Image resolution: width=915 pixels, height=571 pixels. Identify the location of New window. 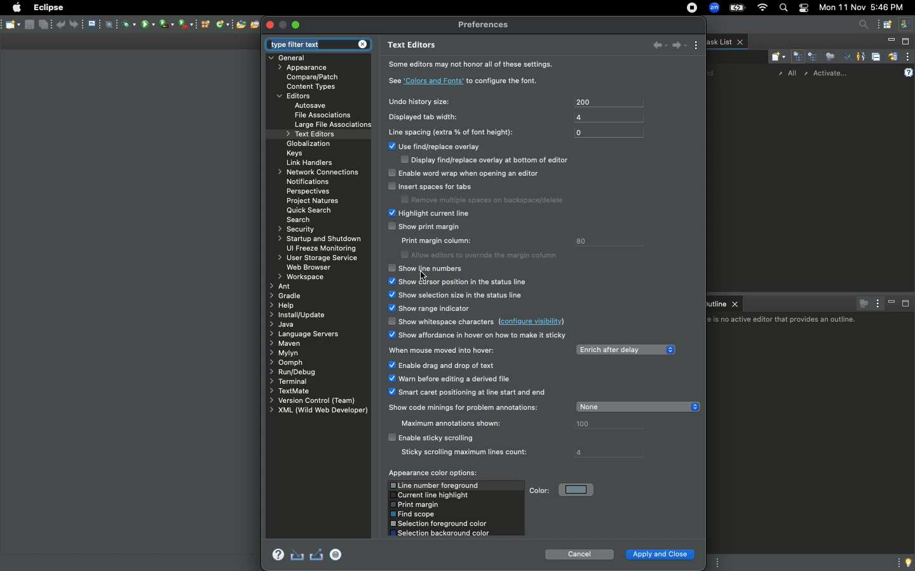
(897, 24).